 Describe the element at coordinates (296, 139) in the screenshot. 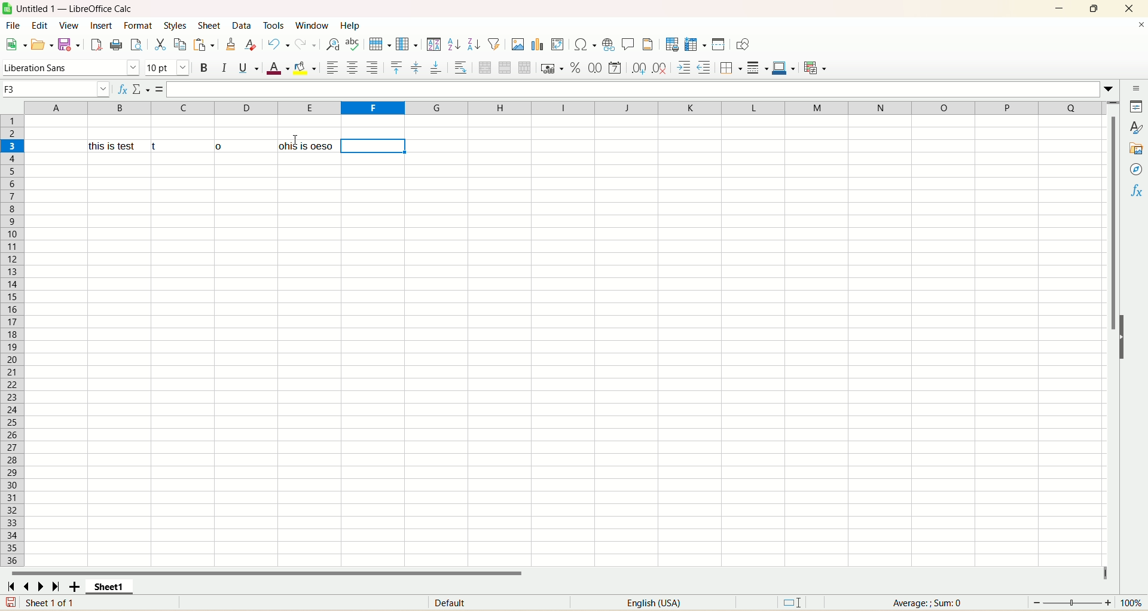

I see `Cursor` at that location.